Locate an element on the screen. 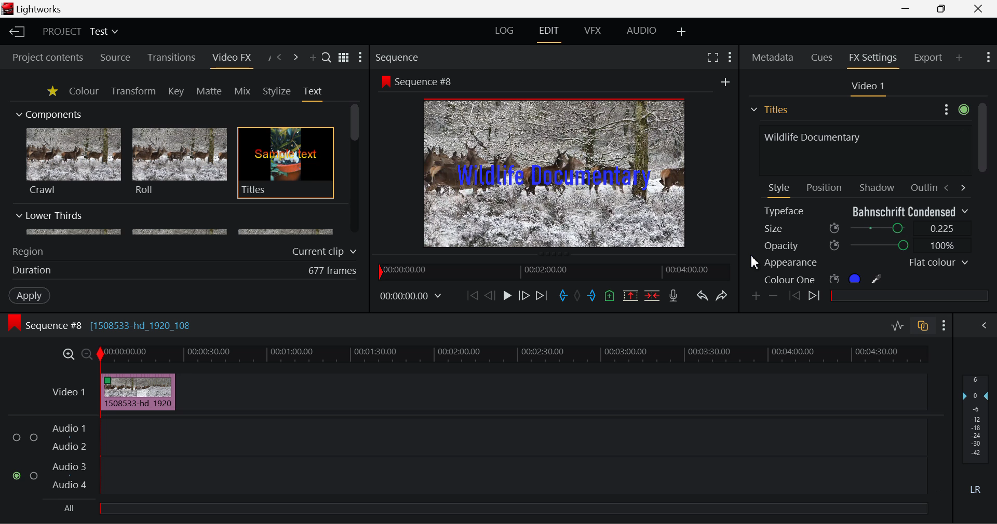  Current clip is located at coordinates (327, 252).